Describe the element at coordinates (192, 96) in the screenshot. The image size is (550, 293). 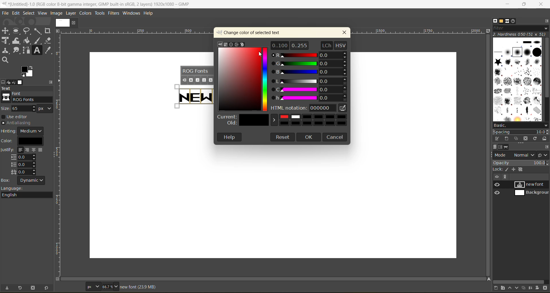
I see `text` at that location.